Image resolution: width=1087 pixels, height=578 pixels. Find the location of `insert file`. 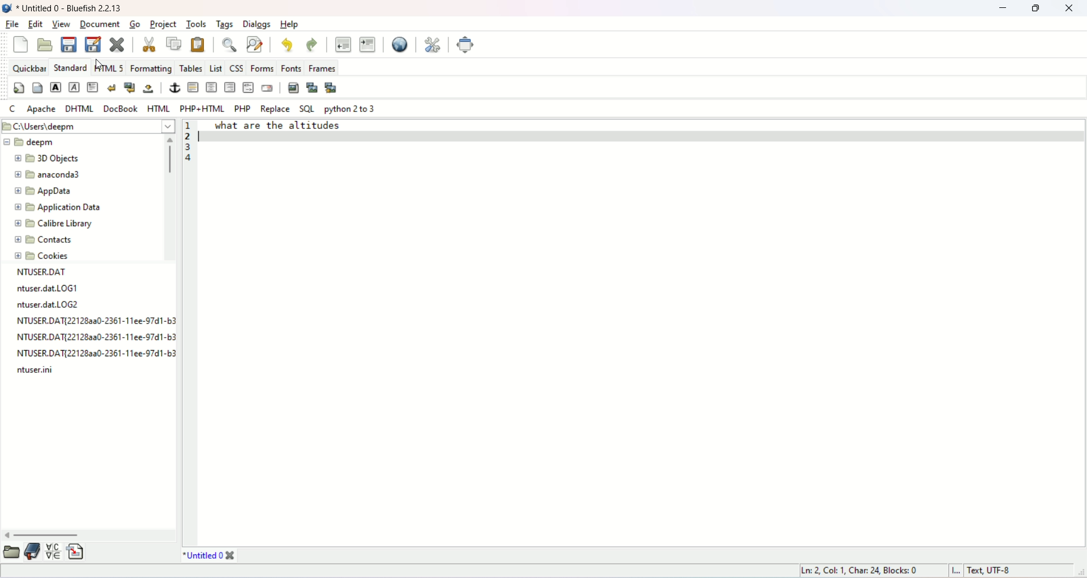

insert file is located at coordinates (77, 551).